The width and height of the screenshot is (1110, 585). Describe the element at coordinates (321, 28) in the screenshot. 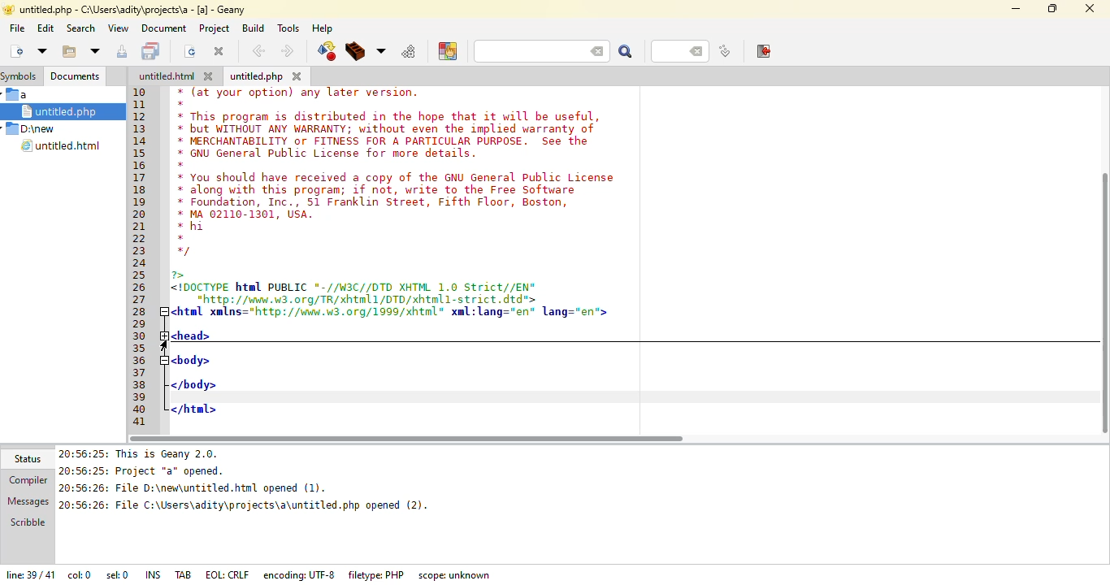

I see `help` at that location.